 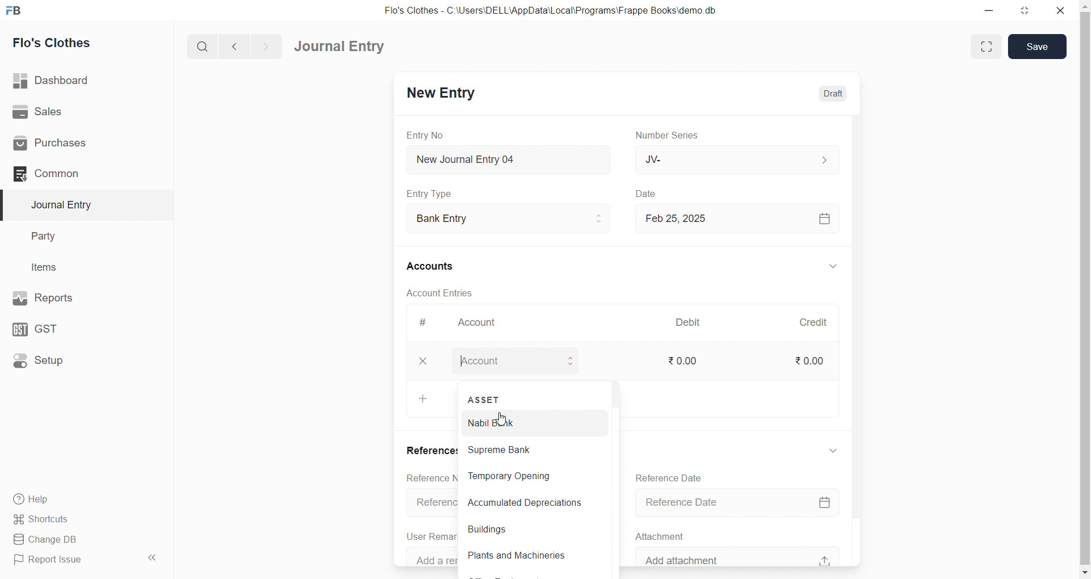 What do you see at coordinates (430, 535) in the screenshot?
I see `User Remark` at bounding box center [430, 535].